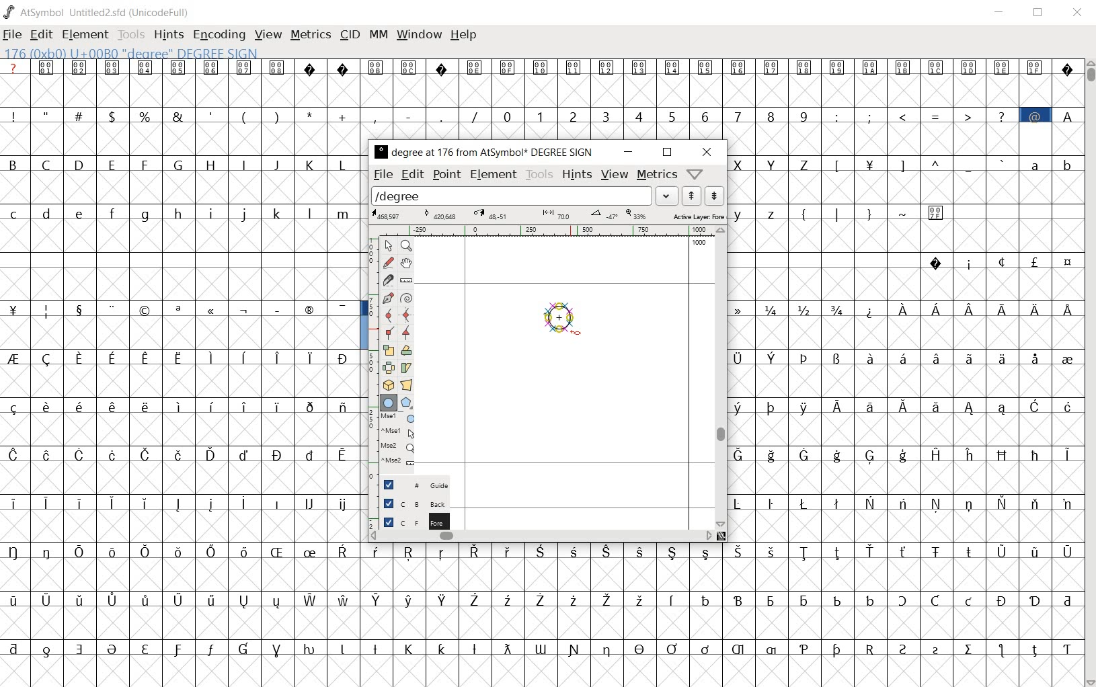 The image size is (1096, 687). Describe the element at coordinates (1000, 12) in the screenshot. I see `minimize` at that location.